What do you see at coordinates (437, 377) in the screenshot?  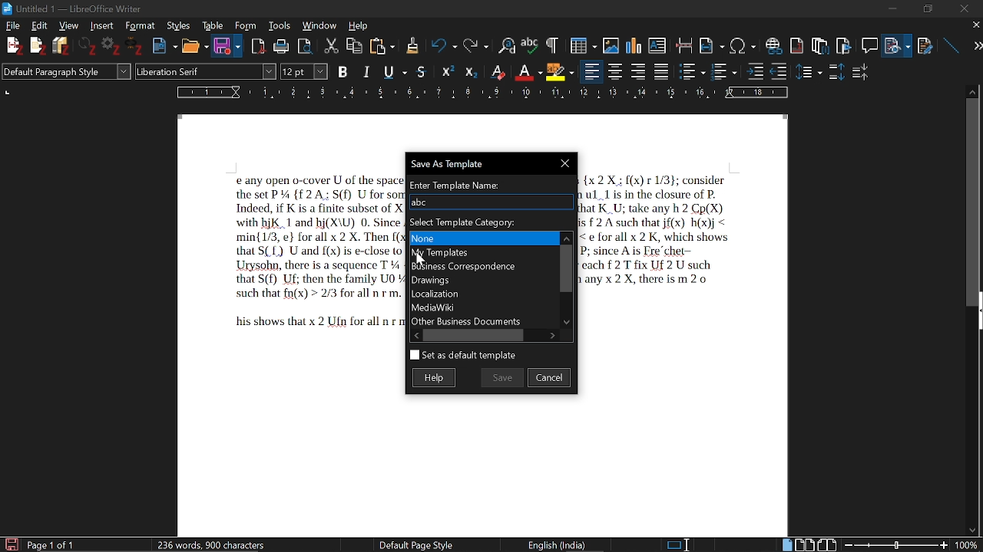 I see `Help` at bounding box center [437, 377].